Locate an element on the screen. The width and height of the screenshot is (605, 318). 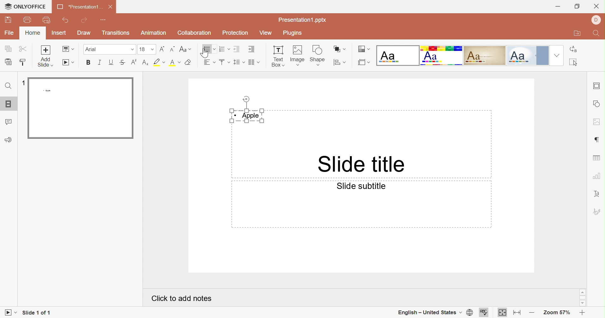
Open file location is located at coordinates (579, 34).